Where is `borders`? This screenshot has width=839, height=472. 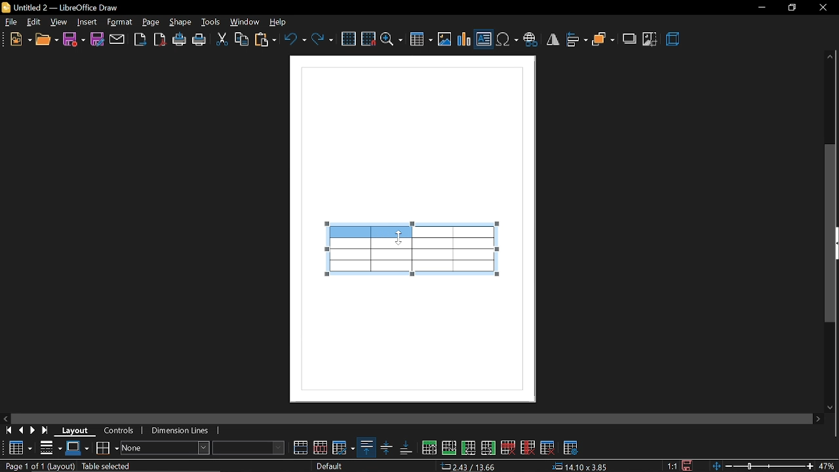 borders is located at coordinates (107, 447).